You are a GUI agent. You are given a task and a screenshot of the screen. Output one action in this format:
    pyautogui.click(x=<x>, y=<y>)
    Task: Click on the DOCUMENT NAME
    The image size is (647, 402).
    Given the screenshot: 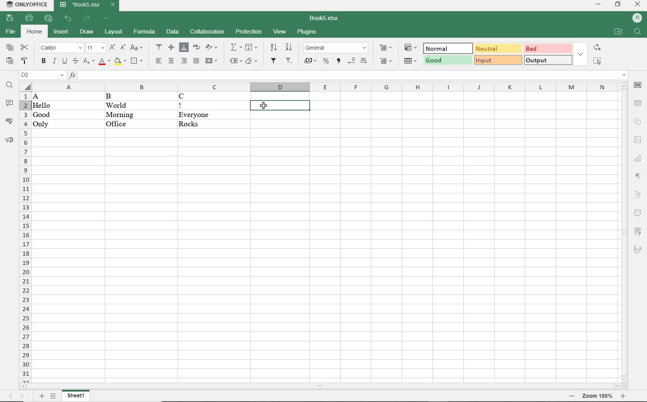 What is the action you would take?
    pyautogui.click(x=325, y=19)
    